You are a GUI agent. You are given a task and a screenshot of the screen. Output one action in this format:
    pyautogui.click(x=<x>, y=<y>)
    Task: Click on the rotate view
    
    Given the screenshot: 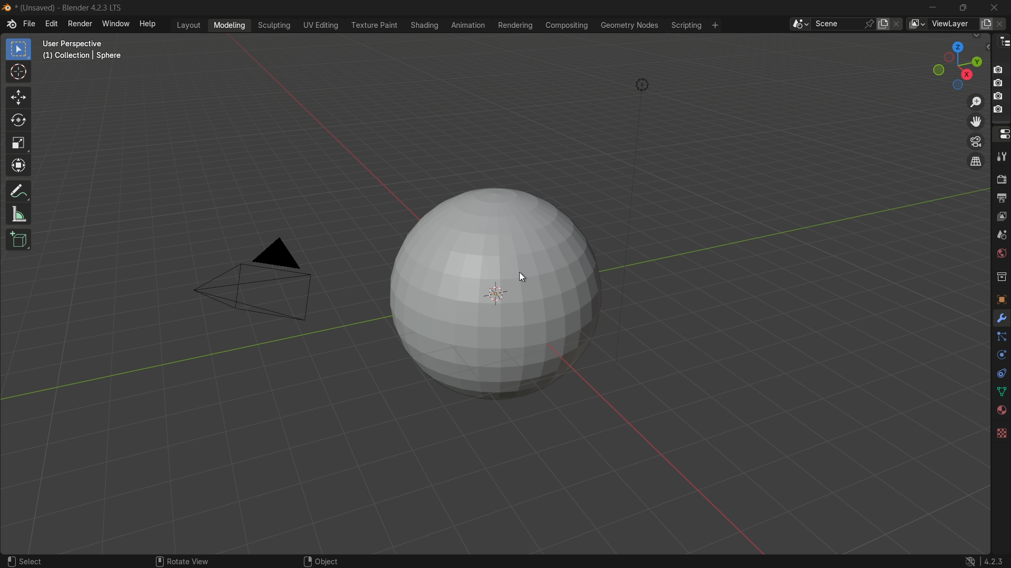 What is the action you would take?
    pyautogui.click(x=190, y=556)
    